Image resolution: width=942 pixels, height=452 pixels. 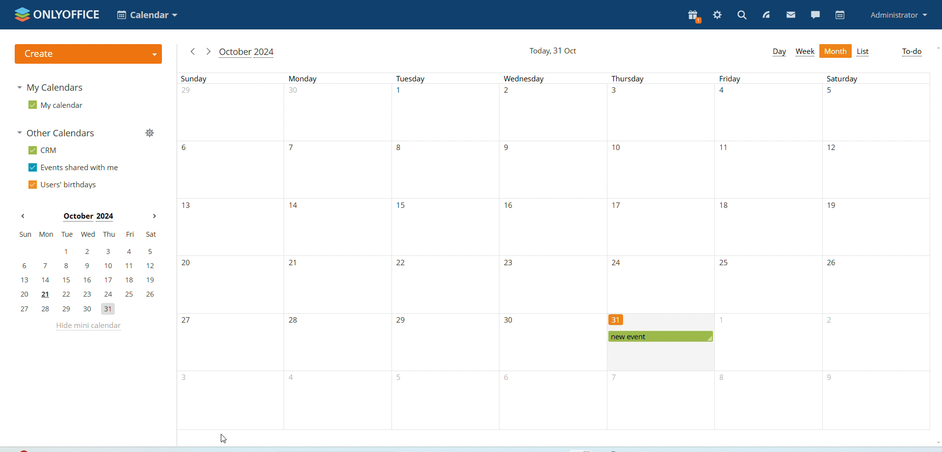 What do you see at coordinates (742, 16) in the screenshot?
I see `search` at bounding box center [742, 16].